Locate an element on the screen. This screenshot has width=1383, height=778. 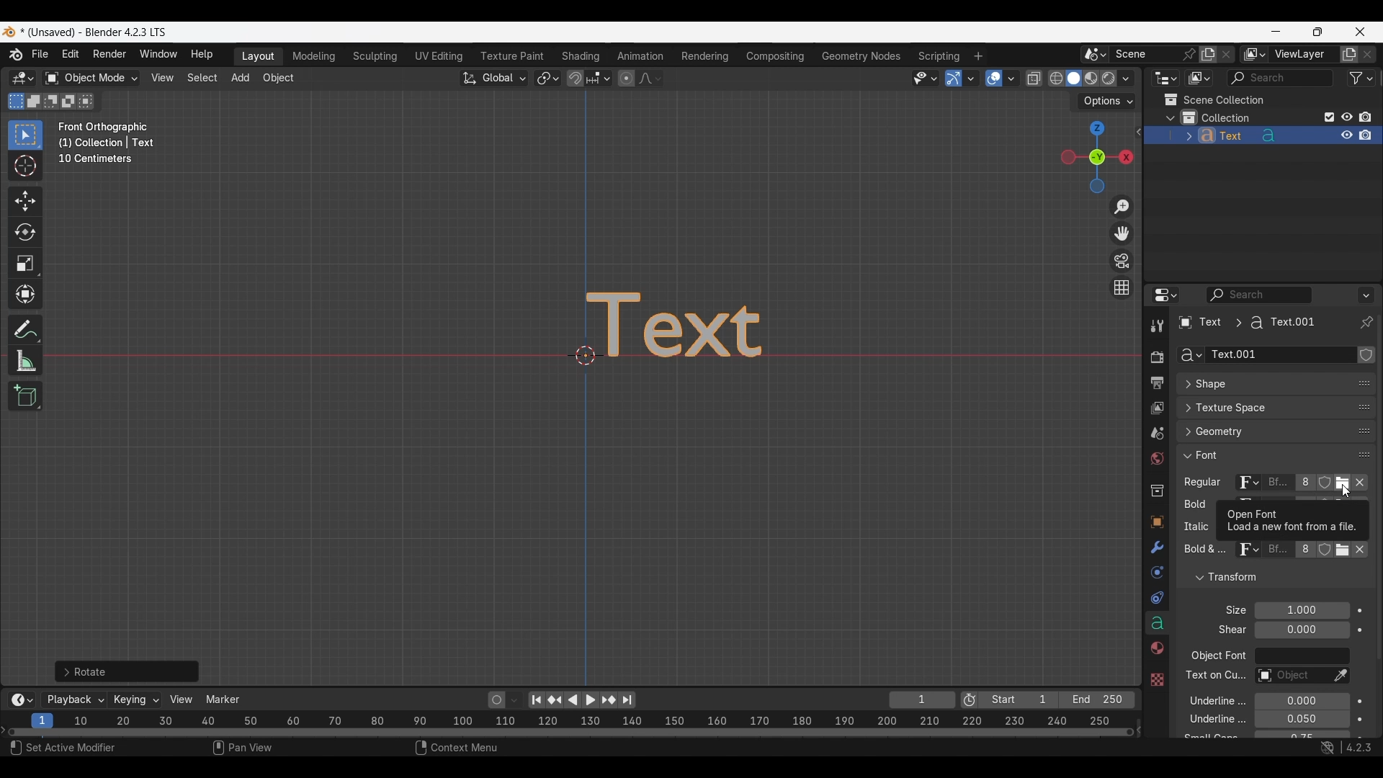
Gizmos is located at coordinates (971, 78).